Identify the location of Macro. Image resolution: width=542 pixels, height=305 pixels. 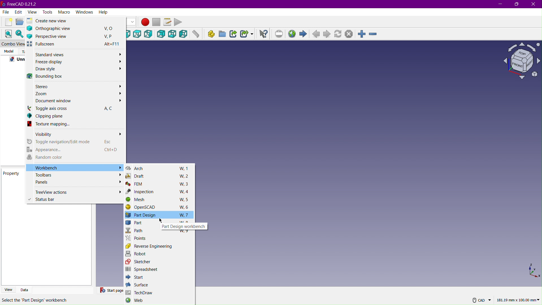
(66, 12).